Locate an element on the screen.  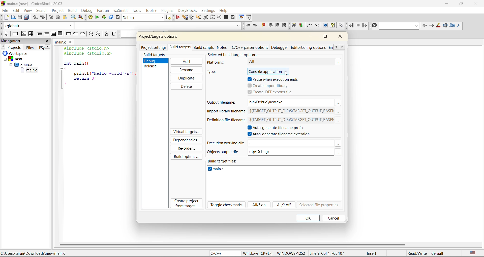
run to cursor is located at coordinates (185, 17).